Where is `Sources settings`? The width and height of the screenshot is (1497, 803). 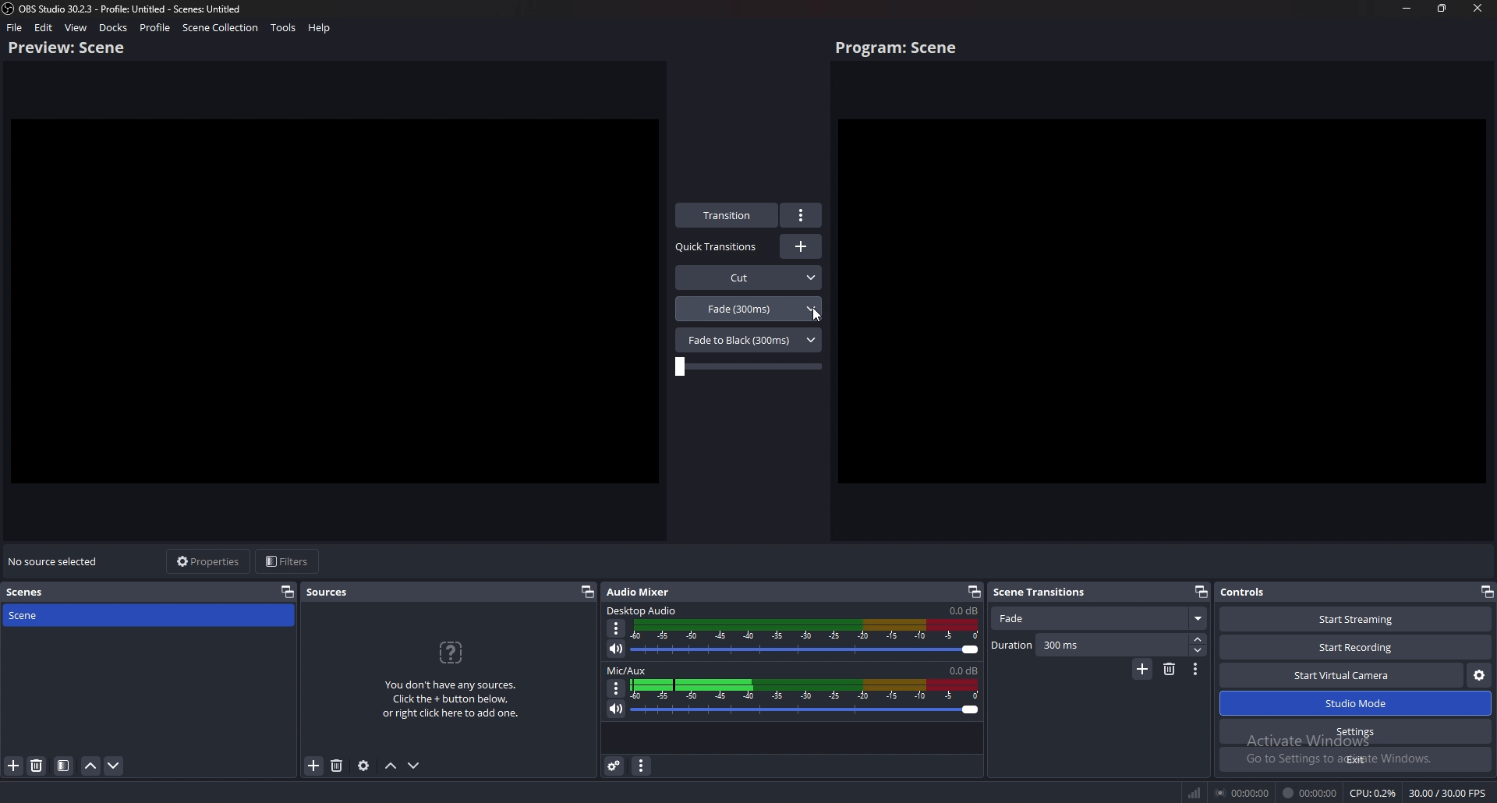 Sources settings is located at coordinates (364, 766).